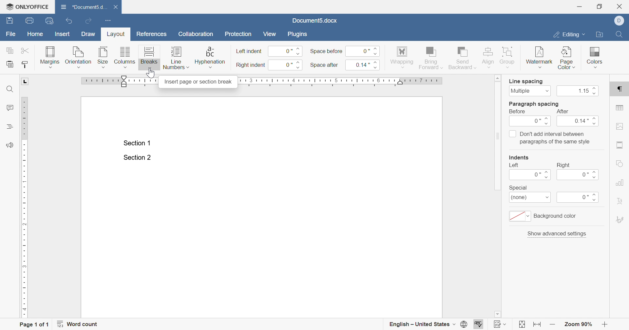 The image size is (629, 330). What do you see at coordinates (78, 57) in the screenshot?
I see `orientation` at bounding box center [78, 57].